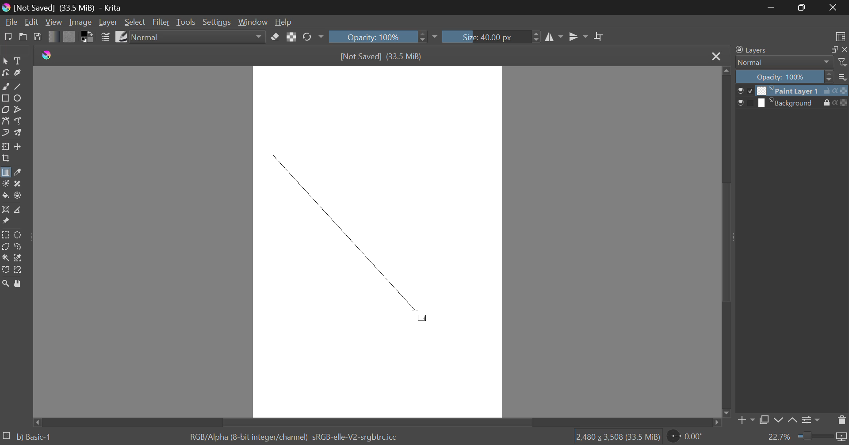 The height and width of the screenshot is (445, 849). What do you see at coordinates (275, 36) in the screenshot?
I see `Eraser` at bounding box center [275, 36].